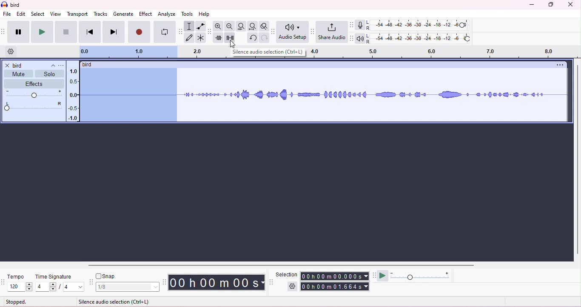  I want to click on view, so click(55, 14).